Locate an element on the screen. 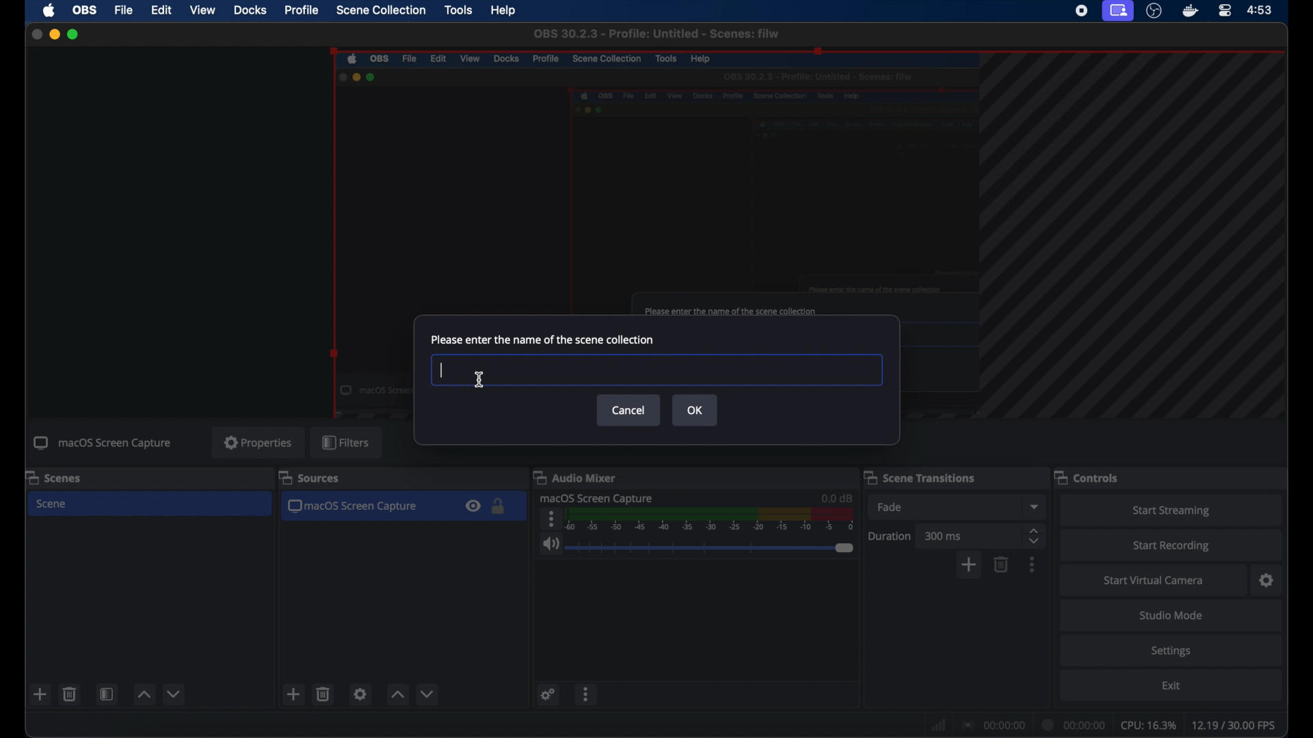 This screenshot has height=738, width=1313. profile is located at coordinates (301, 11).